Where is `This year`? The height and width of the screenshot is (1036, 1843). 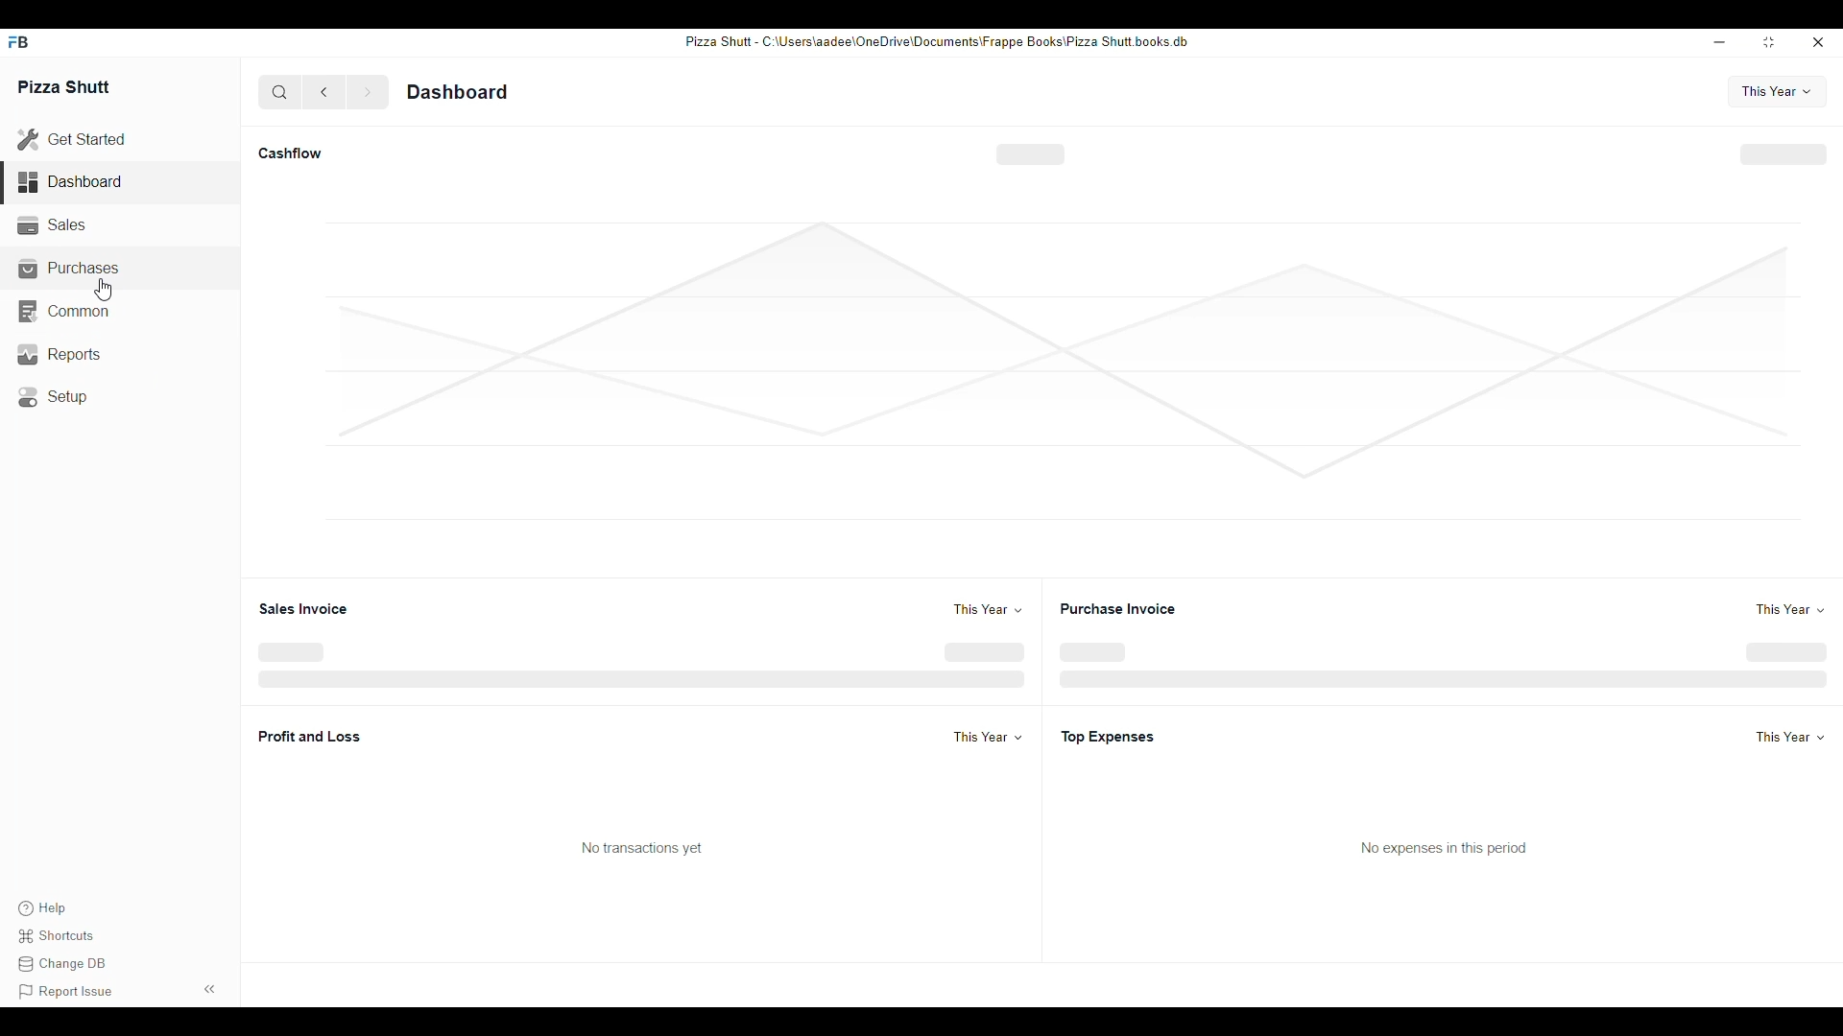 This year is located at coordinates (991, 610).